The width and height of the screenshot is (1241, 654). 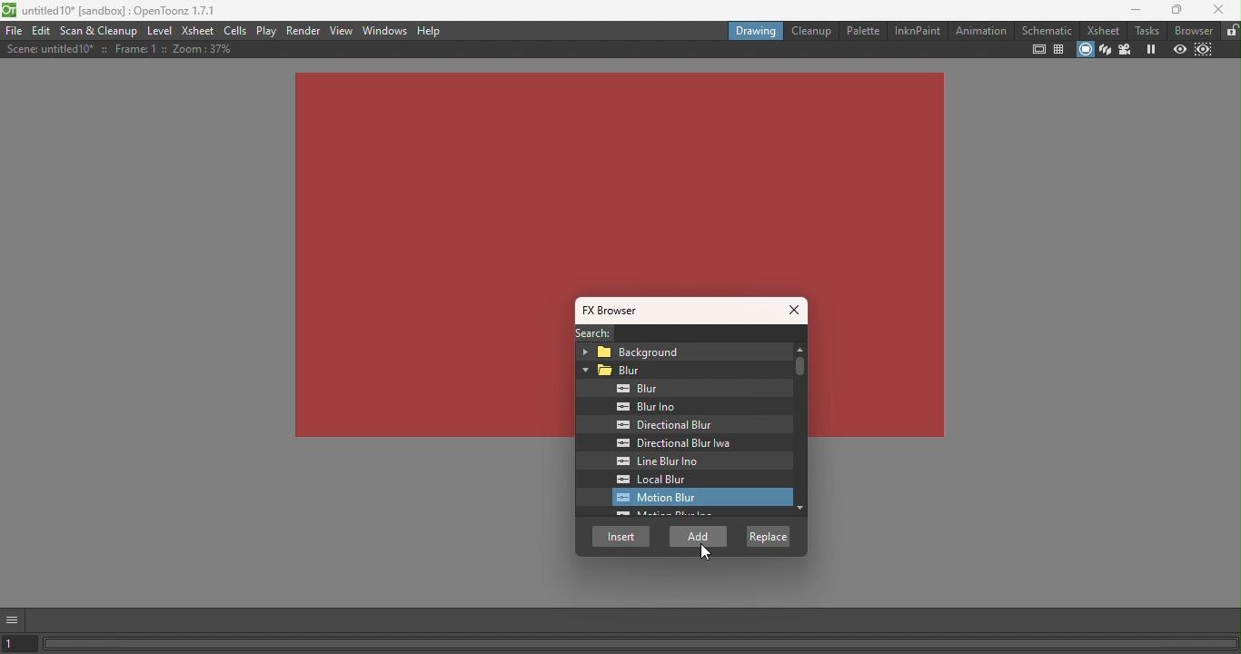 I want to click on Camera stand view, so click(x=1084, y=51).